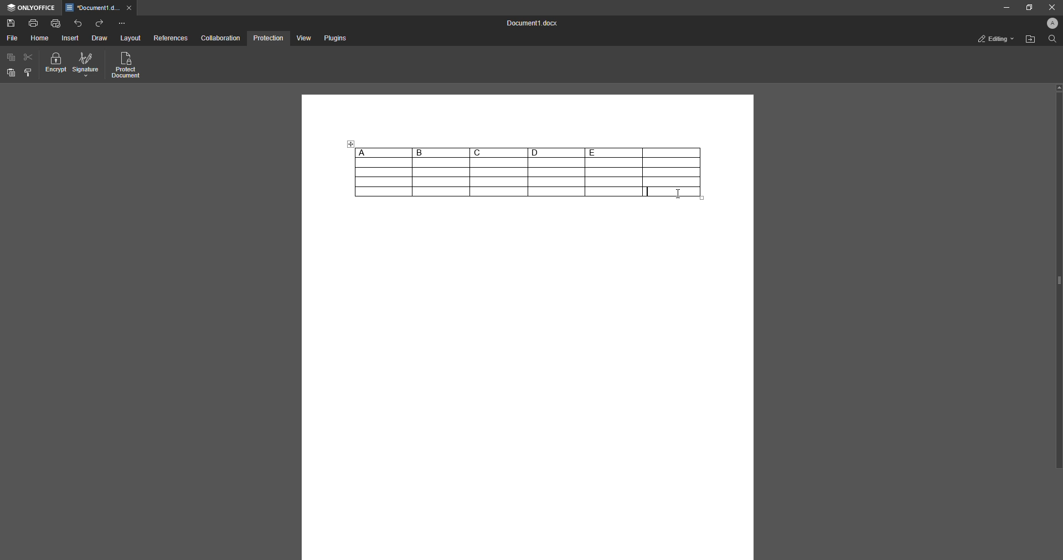  I want to click on Cut, so click(29, 56).